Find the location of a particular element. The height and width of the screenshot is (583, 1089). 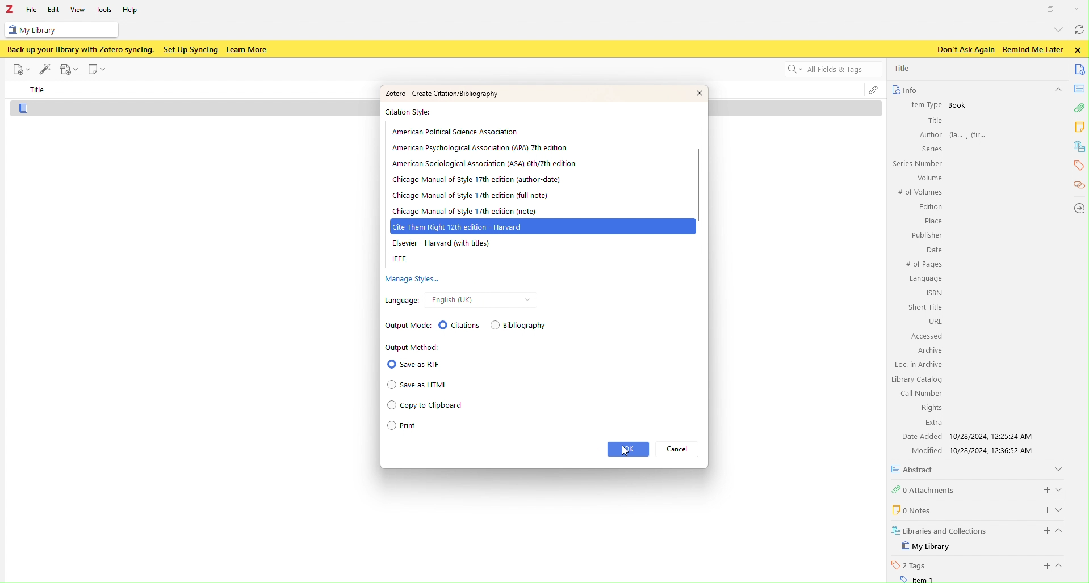

add is located at coordinates (1045, 566).